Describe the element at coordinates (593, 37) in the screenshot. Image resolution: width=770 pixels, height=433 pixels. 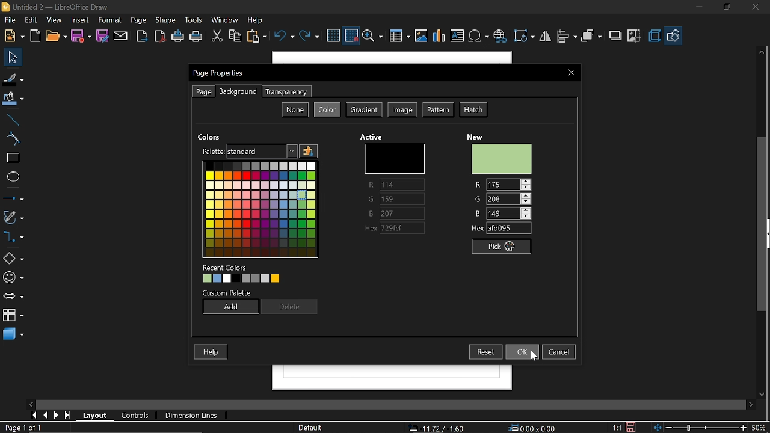
I see `arrange` at that location.